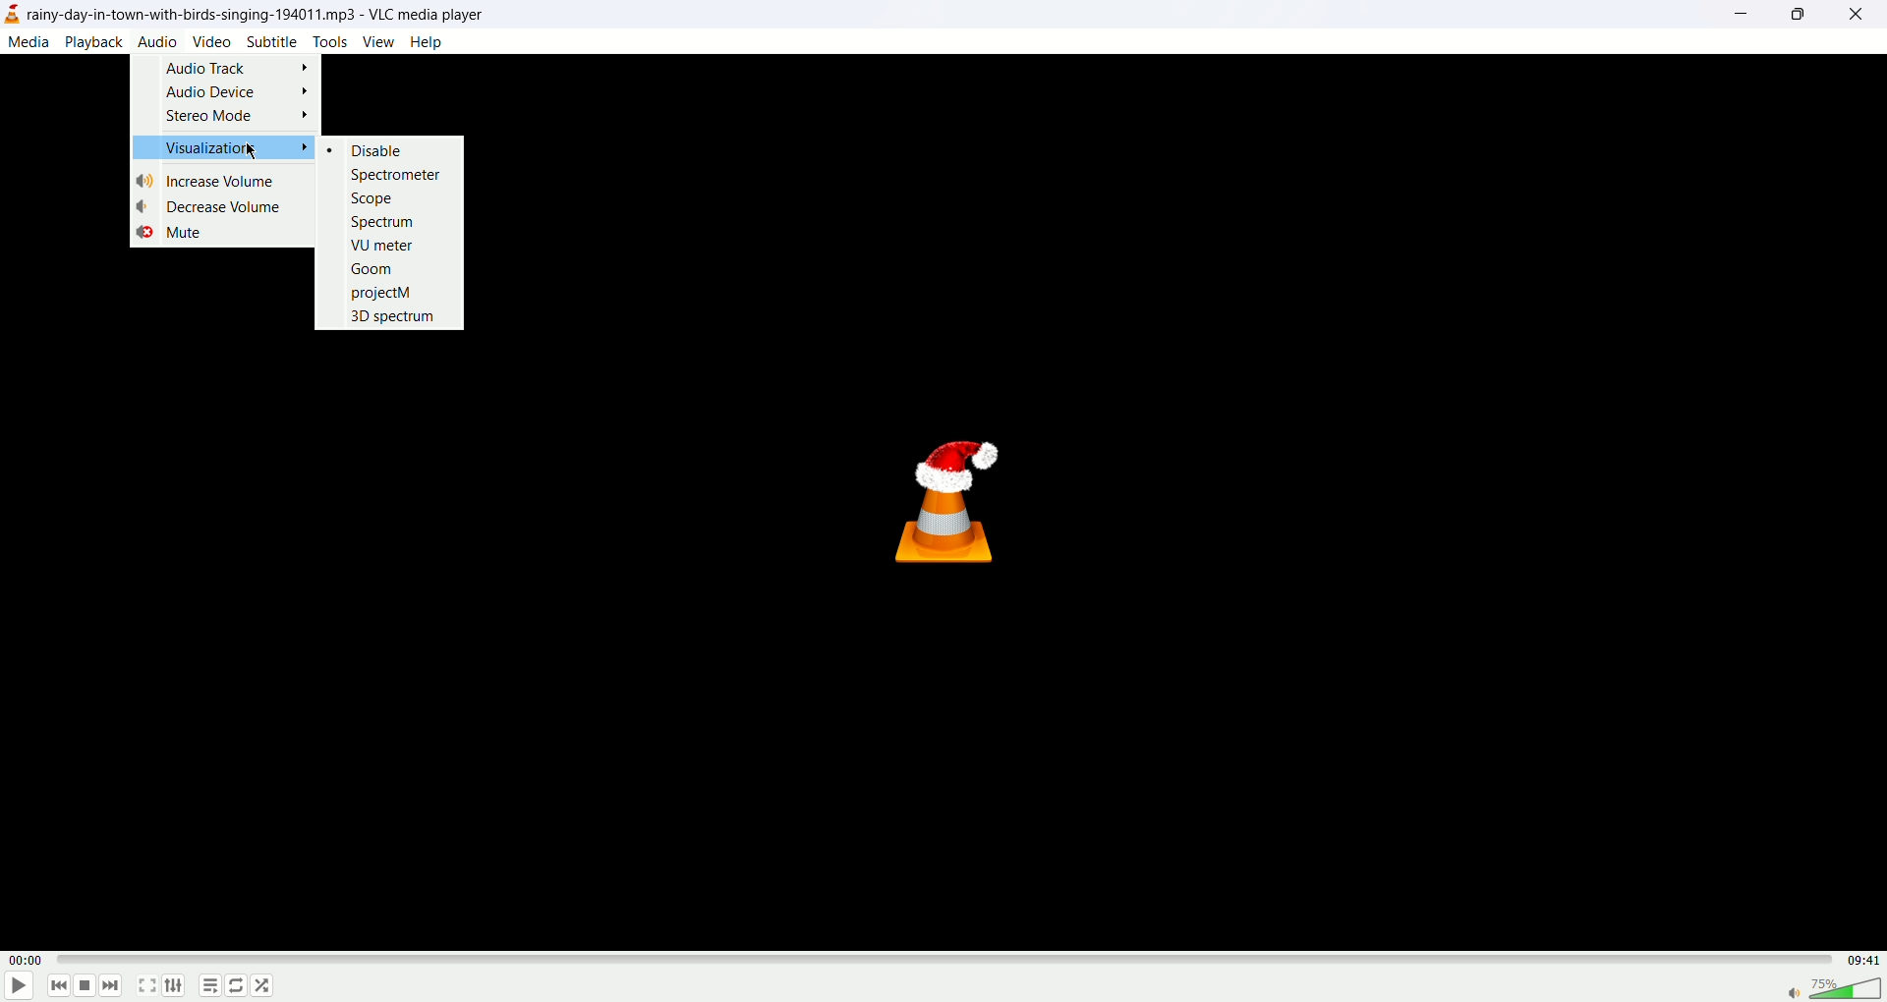 The width and height of the screenshot is (1887, 1002). What do you see at coordinates (114, 985) in the screenshot?
I see `next` at bounding box center [114, 985].